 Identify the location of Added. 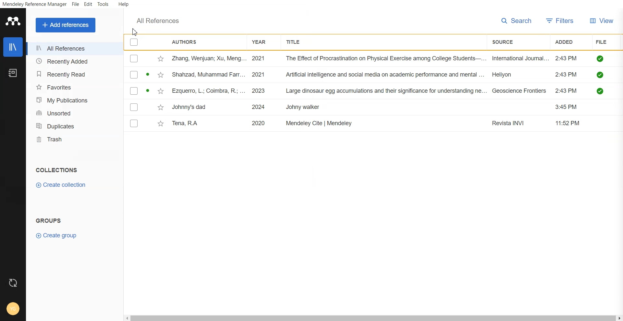
(568, 41).